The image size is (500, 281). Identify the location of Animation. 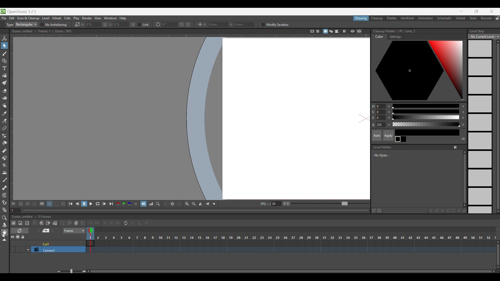
(426, 18).